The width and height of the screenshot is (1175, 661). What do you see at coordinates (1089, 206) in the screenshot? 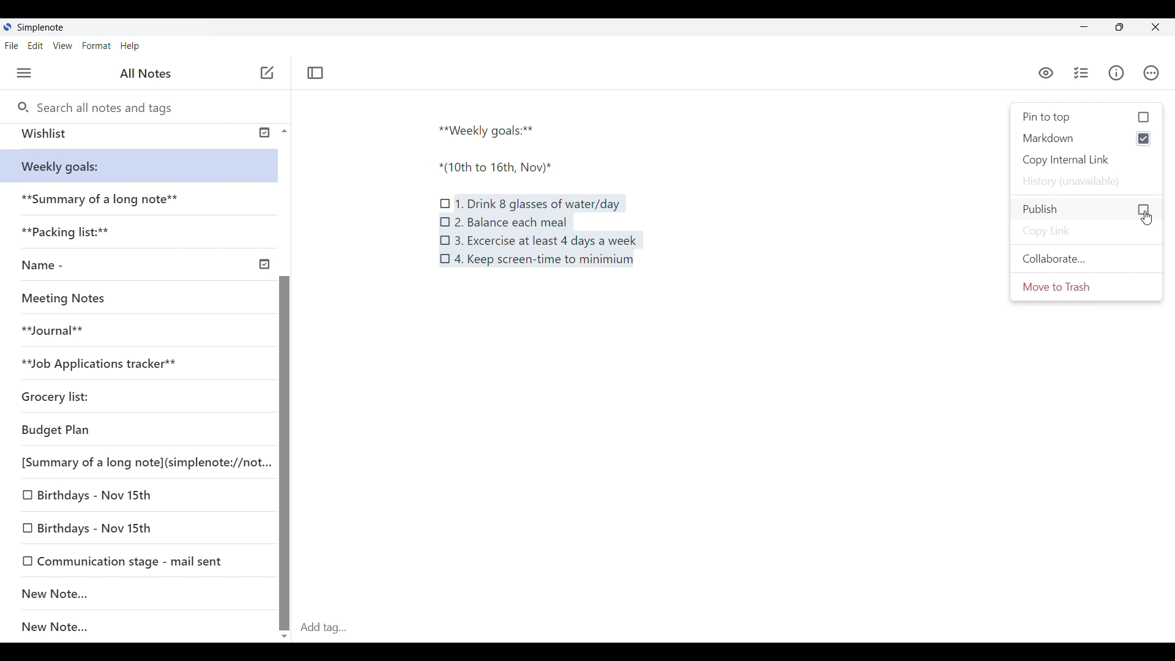
I see `Publish` at bounding box center [1089, 206].